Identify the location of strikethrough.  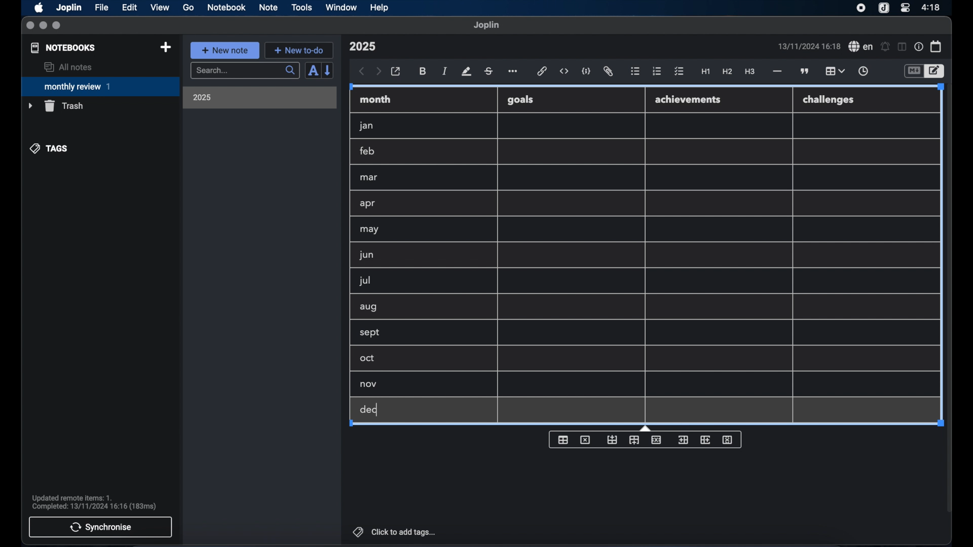
(488, 71).